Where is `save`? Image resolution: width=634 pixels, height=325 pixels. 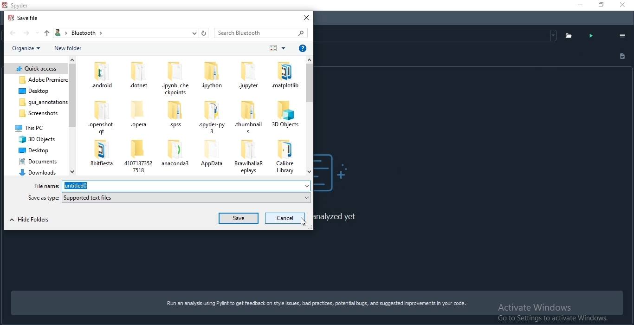 save is located at coordinates (239, 218).